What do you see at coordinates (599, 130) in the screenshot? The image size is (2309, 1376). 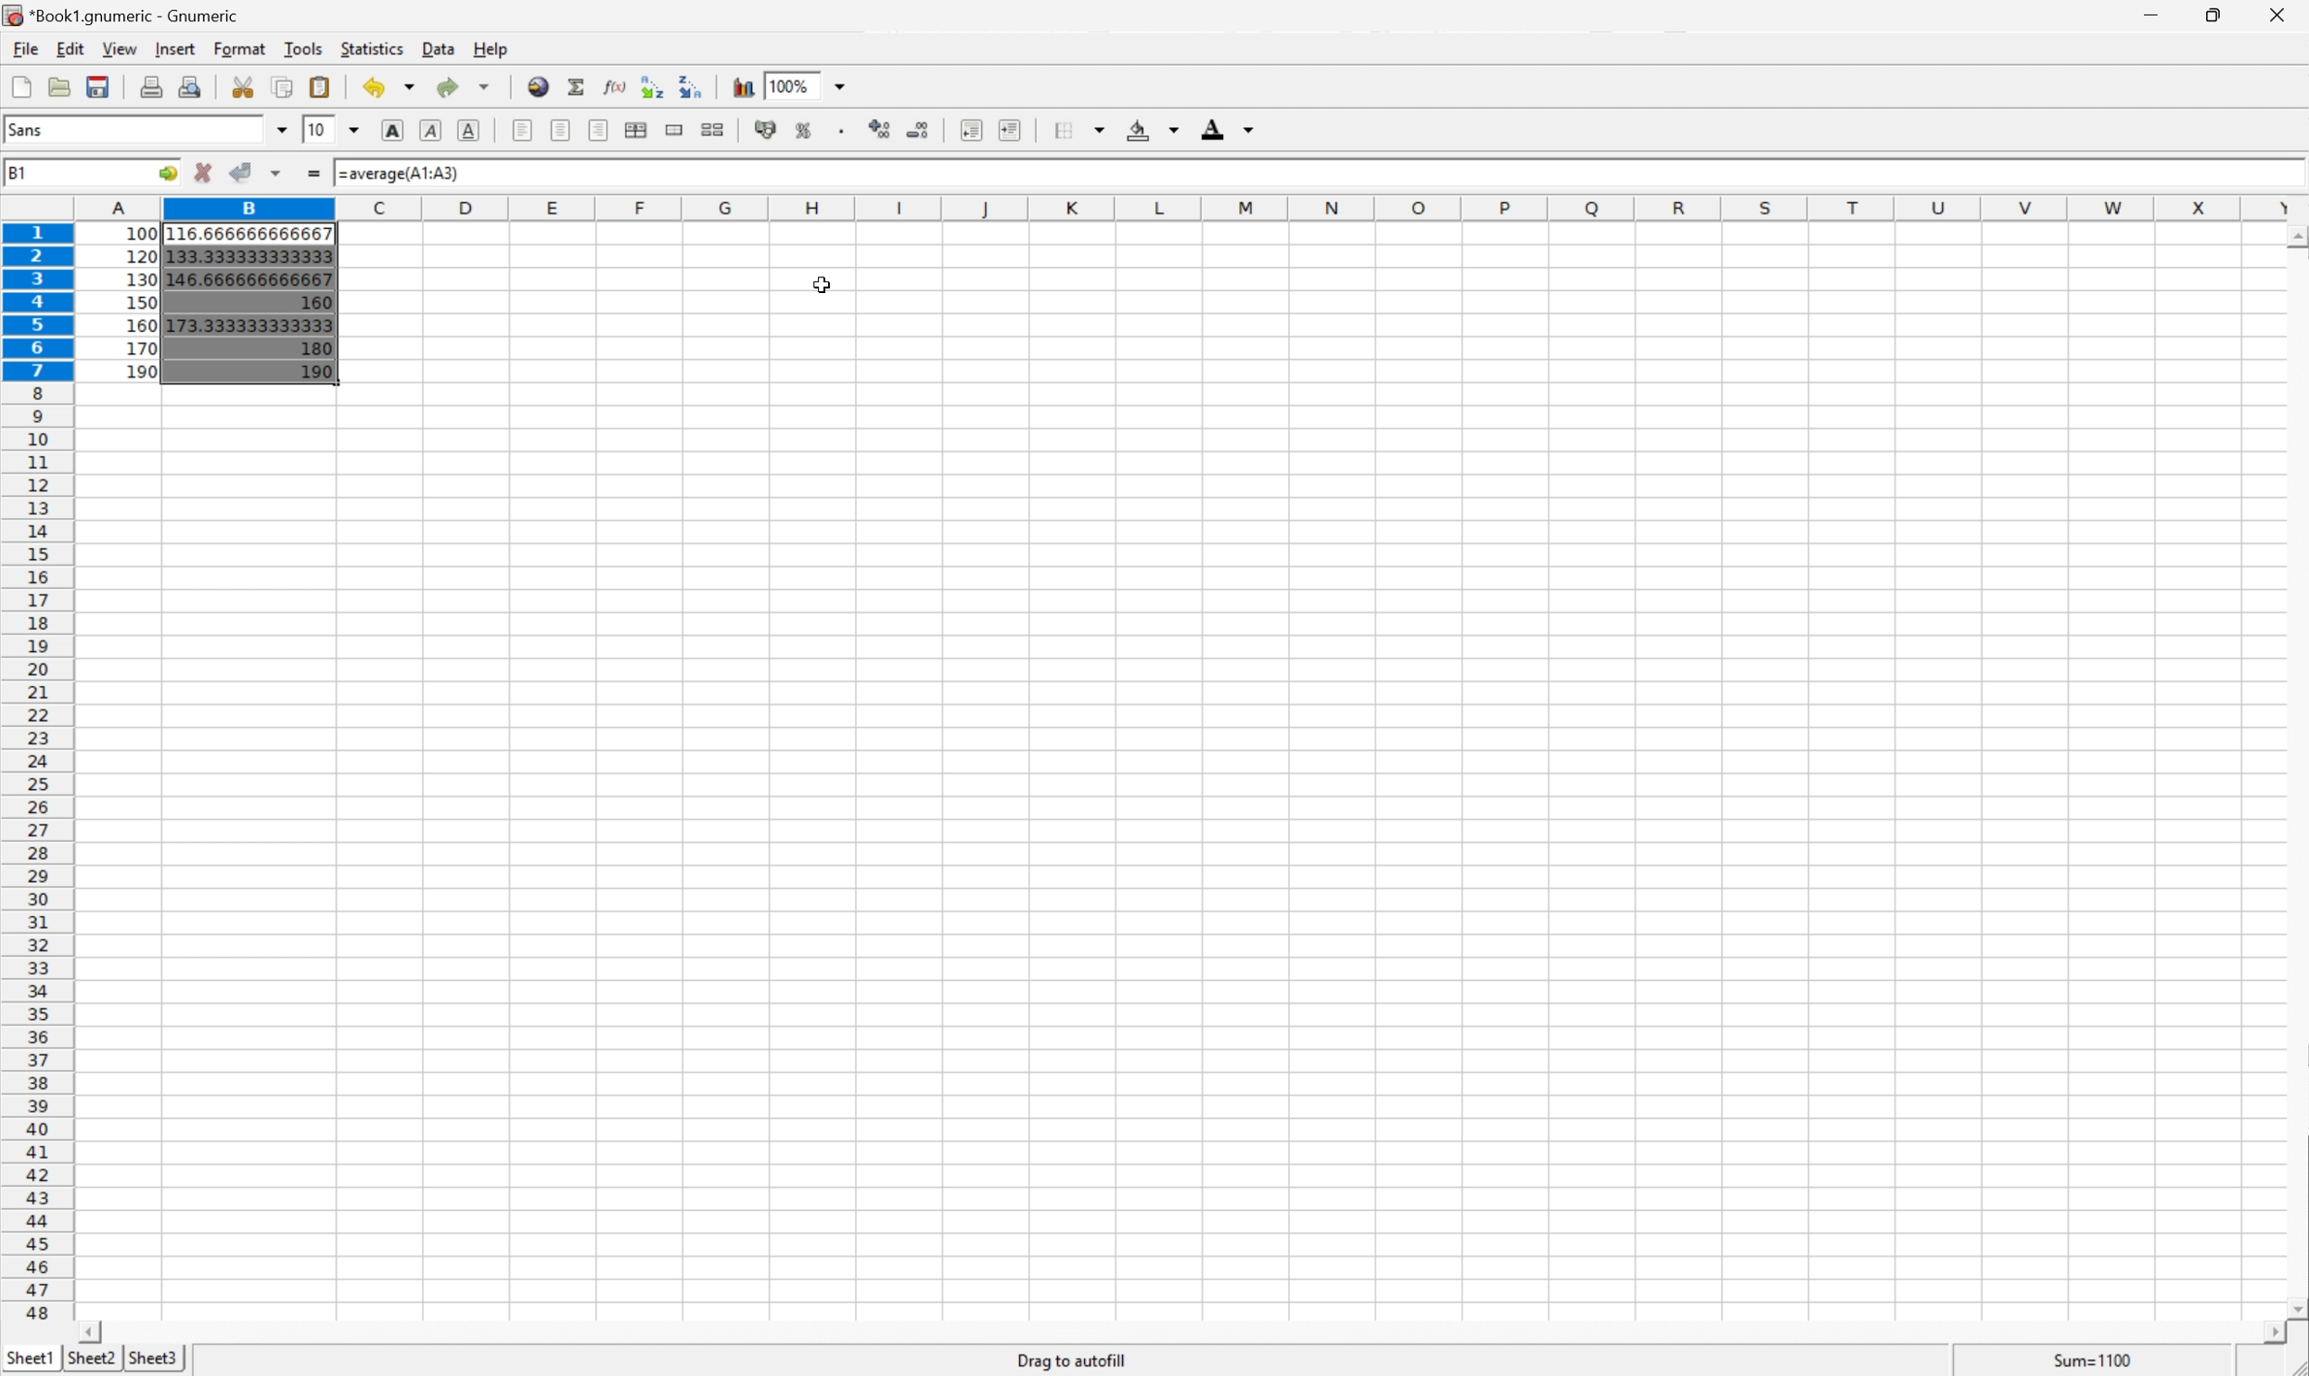 I see `Align Right` at bounding box center [599, 130].